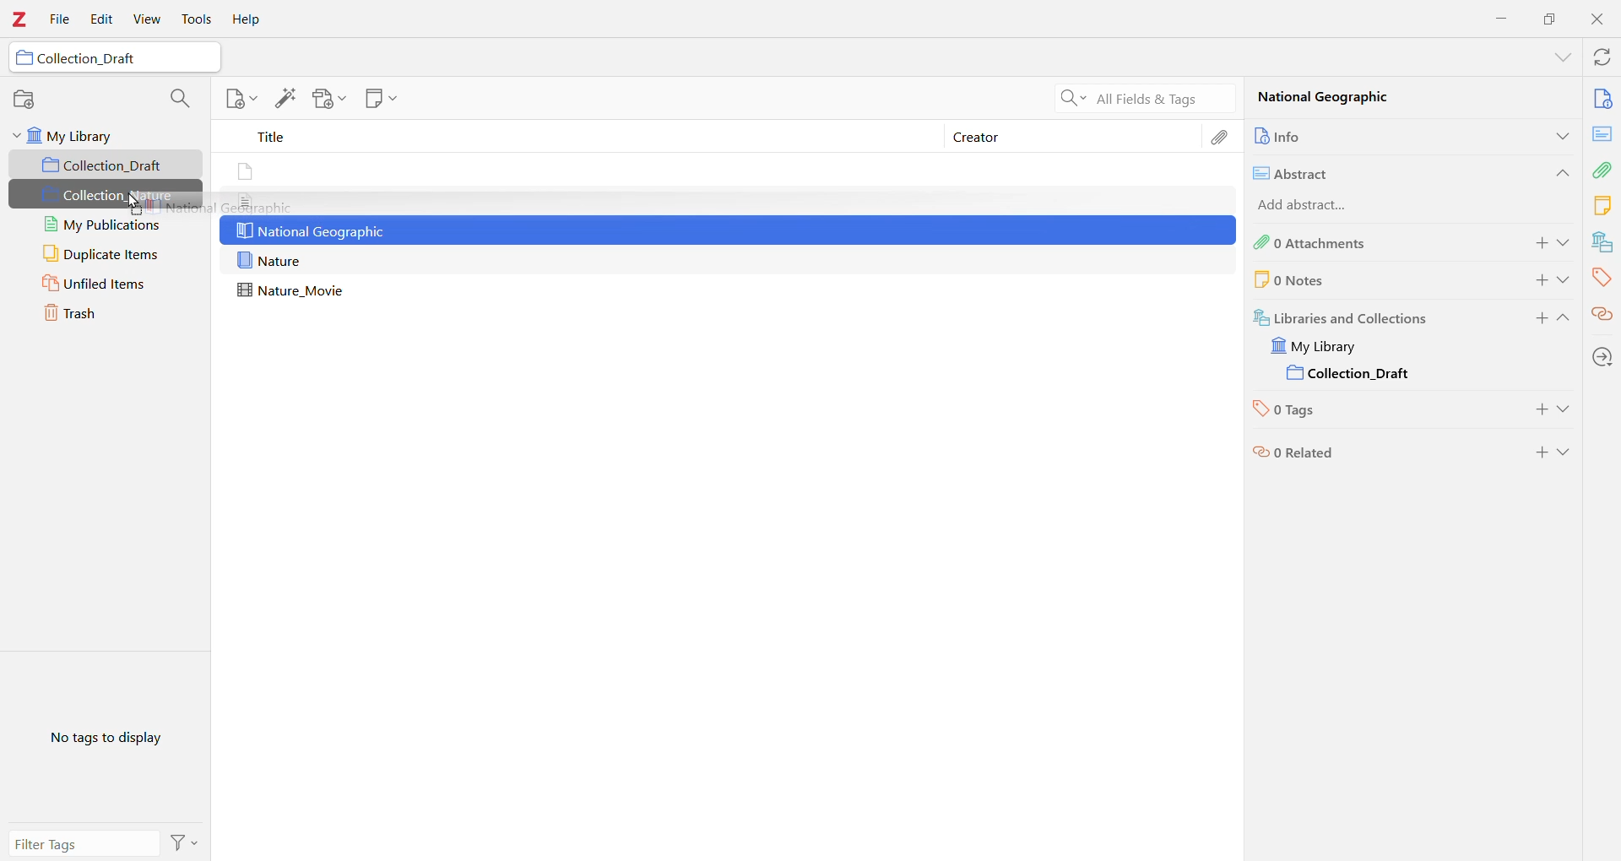 Image resolution: width=1621 pixels, height=861 pixels. I want to click on Sync with Zotero.org, so click(1600, 57).